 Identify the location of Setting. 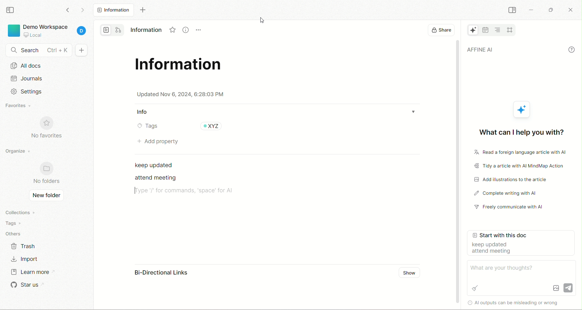
(27, 92).